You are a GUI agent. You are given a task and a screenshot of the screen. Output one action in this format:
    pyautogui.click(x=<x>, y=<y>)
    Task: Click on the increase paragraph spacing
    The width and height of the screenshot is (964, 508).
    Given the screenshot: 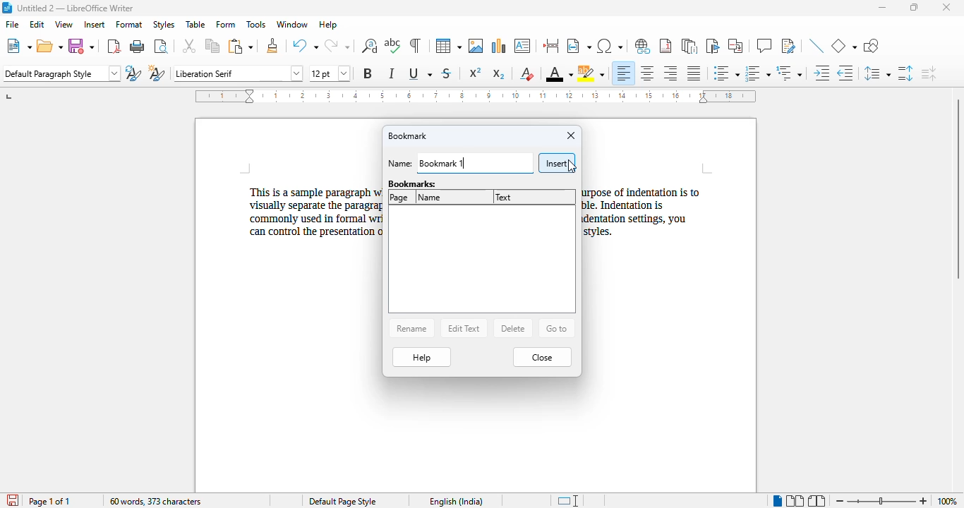 What is the action you would take?
    pyautogui.click(x=905, y=73)
    